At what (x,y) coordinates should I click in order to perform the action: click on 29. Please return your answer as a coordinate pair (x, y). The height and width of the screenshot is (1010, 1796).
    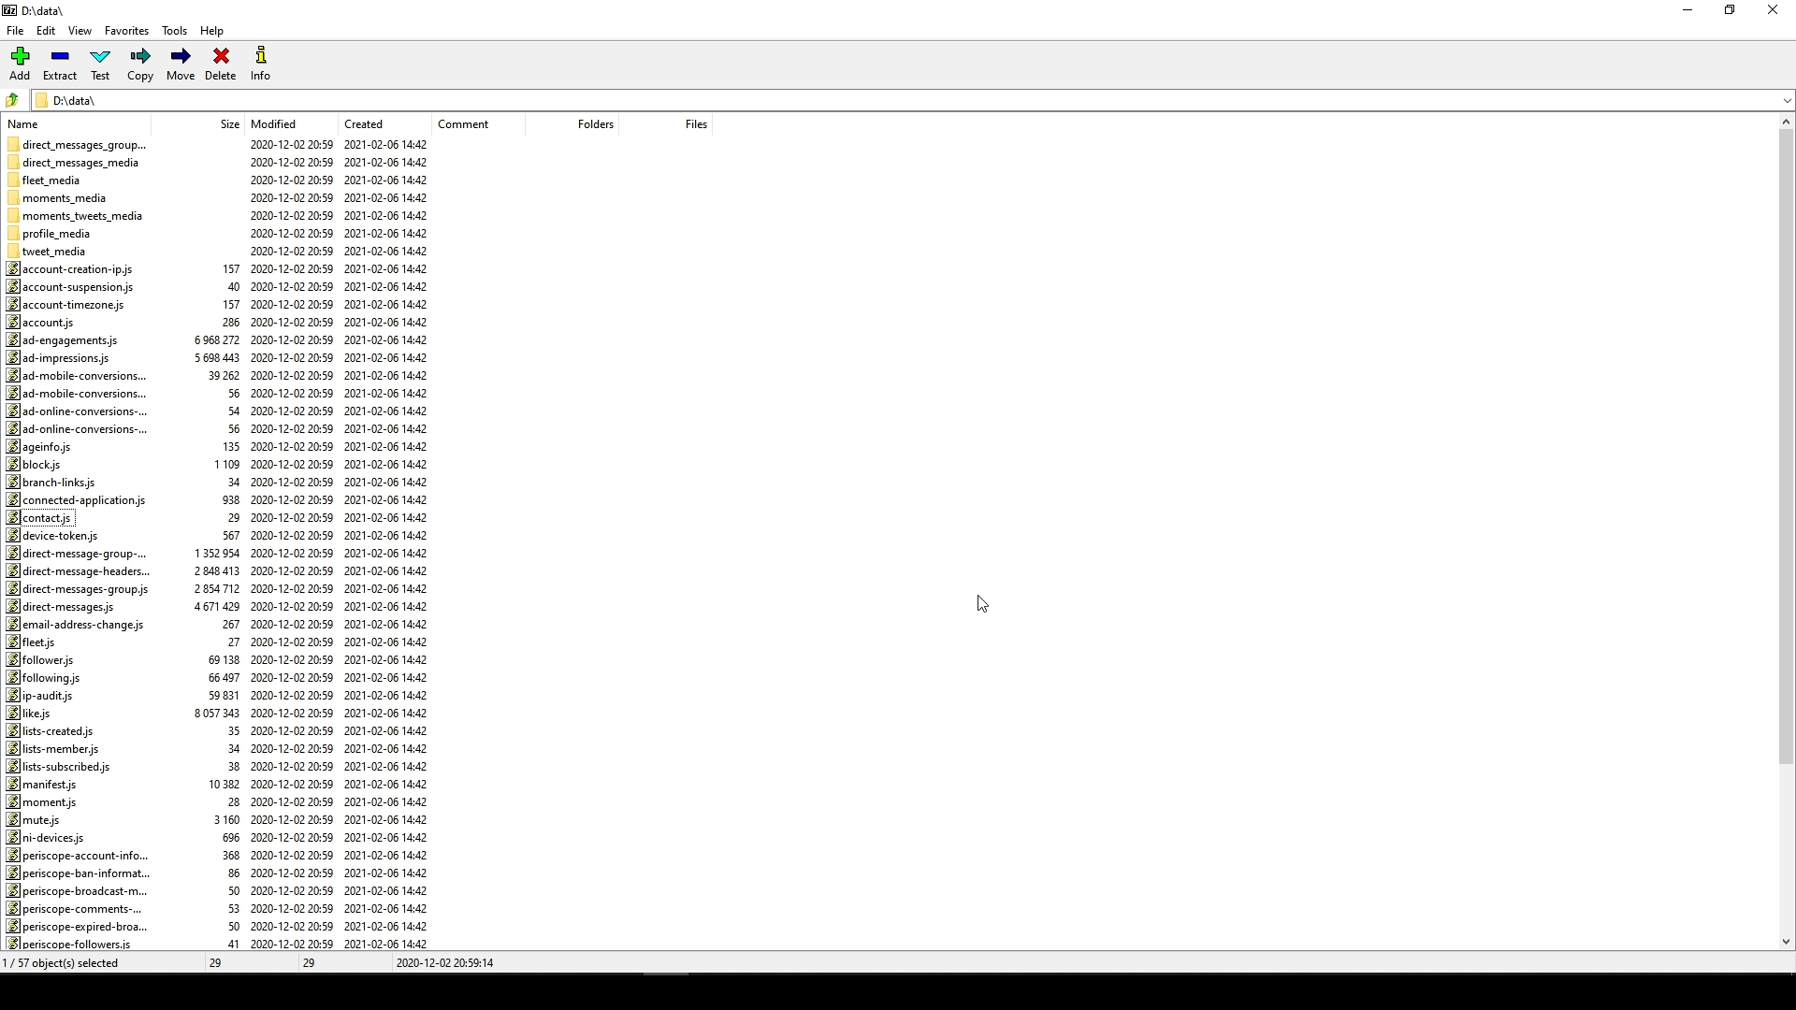
    Looking at the image, I should click on (207, 962).